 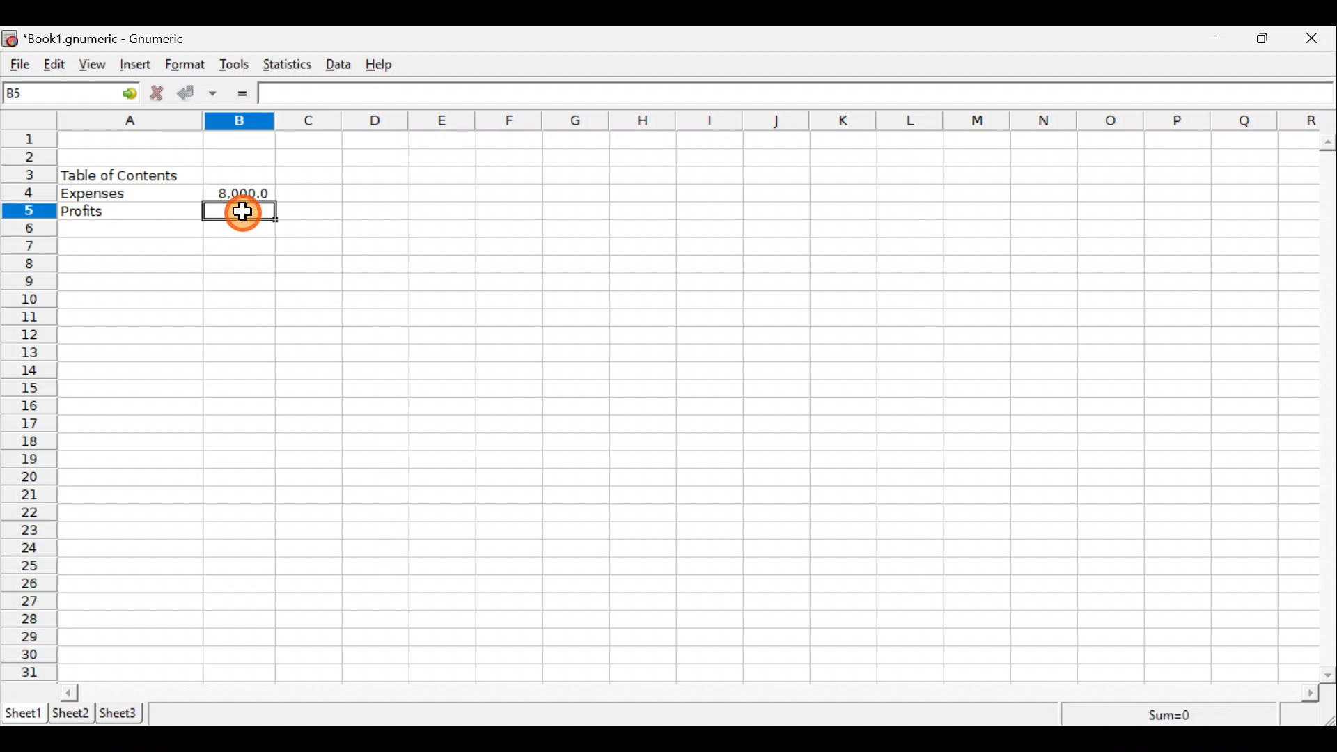 What do you see at coordinates (54, 65) in the screenshot?
I see `Edit` at bounding box center [54, 65].